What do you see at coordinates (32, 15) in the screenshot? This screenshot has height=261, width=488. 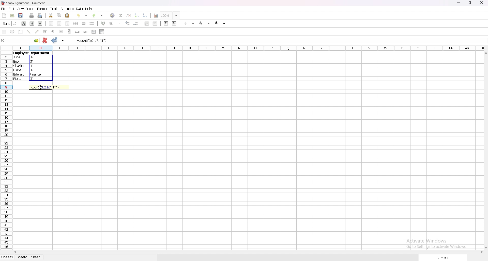 I see `print` at bounding box center [32, 15].